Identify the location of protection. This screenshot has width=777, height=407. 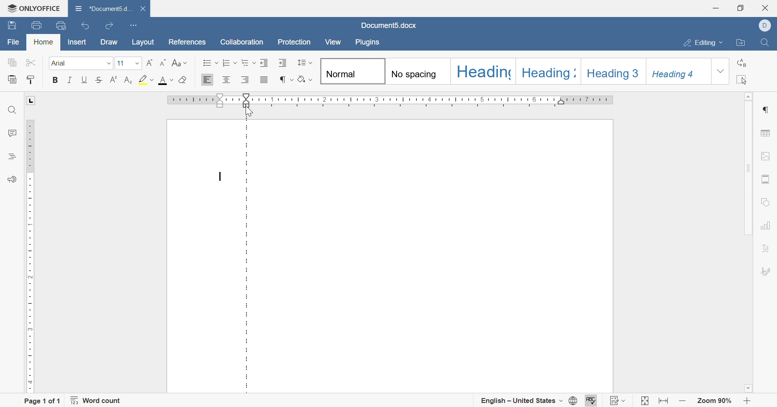
(294, 42).